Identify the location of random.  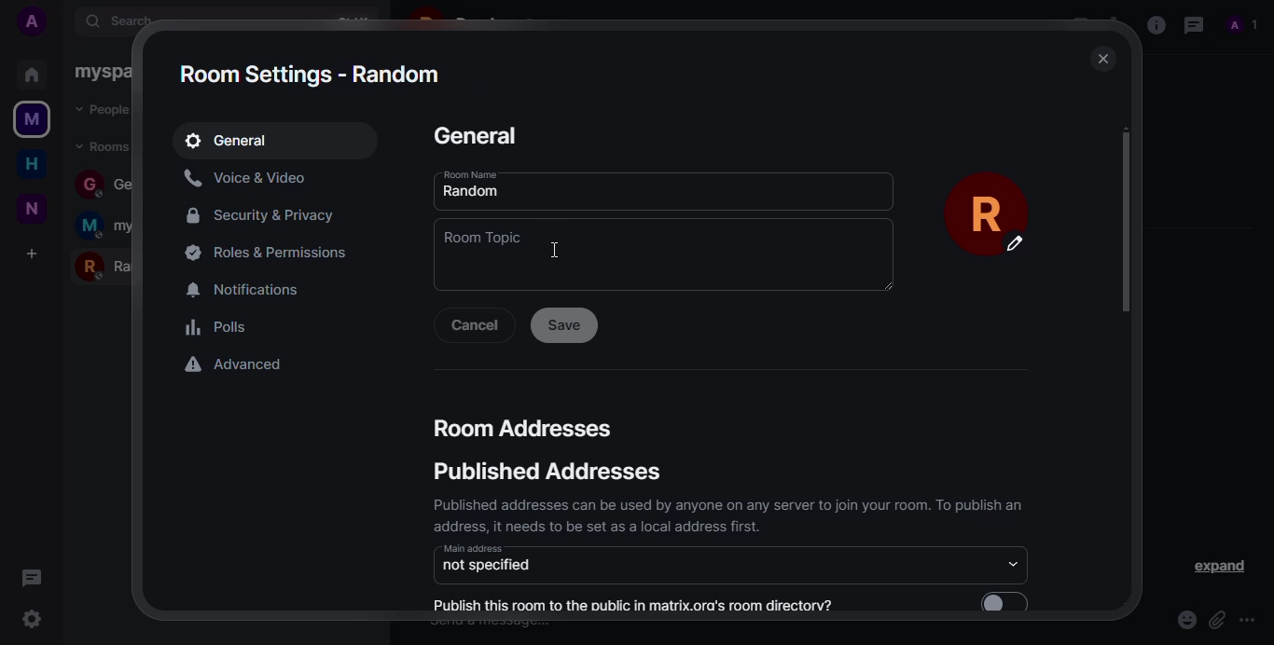
(473, 192).